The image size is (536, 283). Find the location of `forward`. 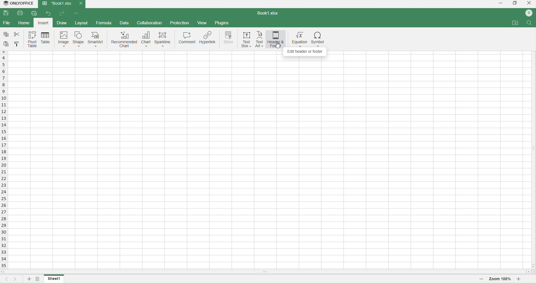

forward is located at coordinates (63, 13).